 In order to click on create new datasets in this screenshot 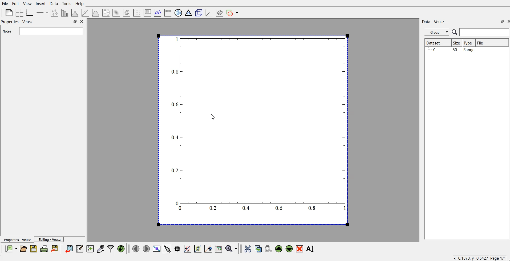, I will do `click(90, 249)`.